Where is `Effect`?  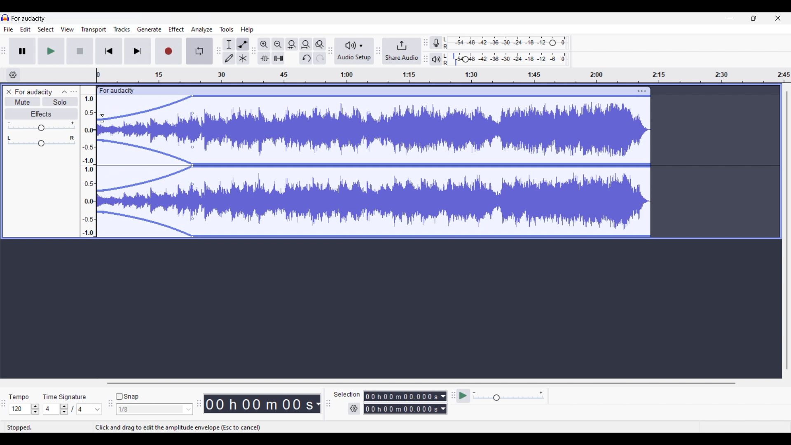
Effect is located at coordinates (176, 29).